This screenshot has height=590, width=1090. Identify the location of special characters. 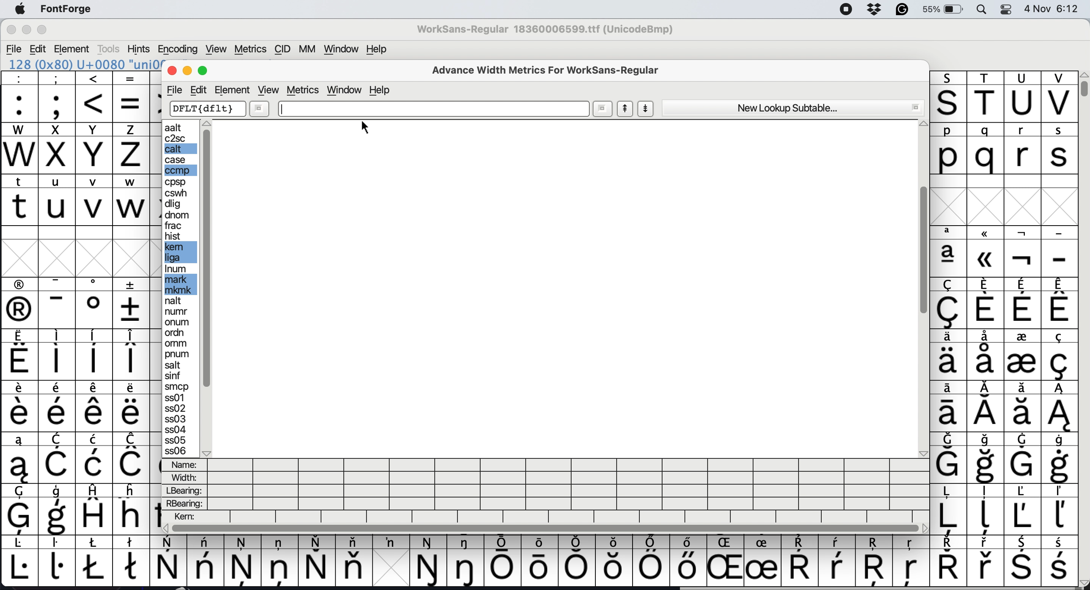
(538, 542).